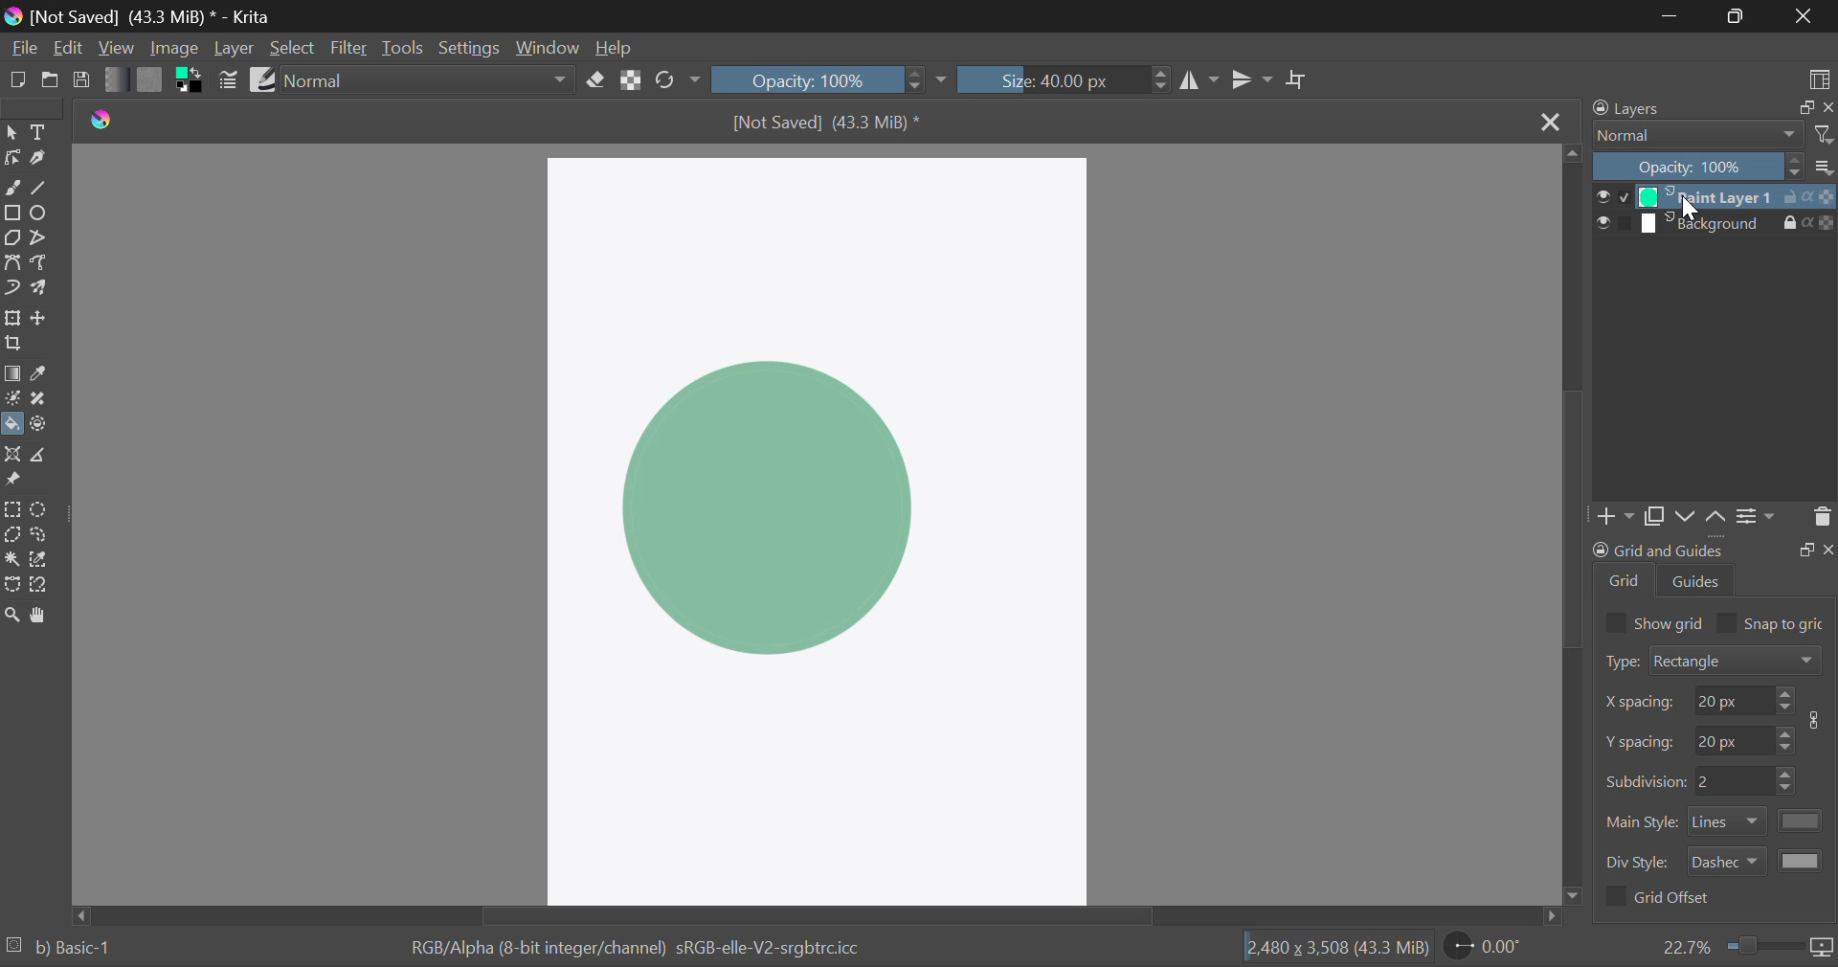 Image resolution: width=1838 pixels, height=967 pixels. I want to click on Movement of Layers, so click(1704, 518).